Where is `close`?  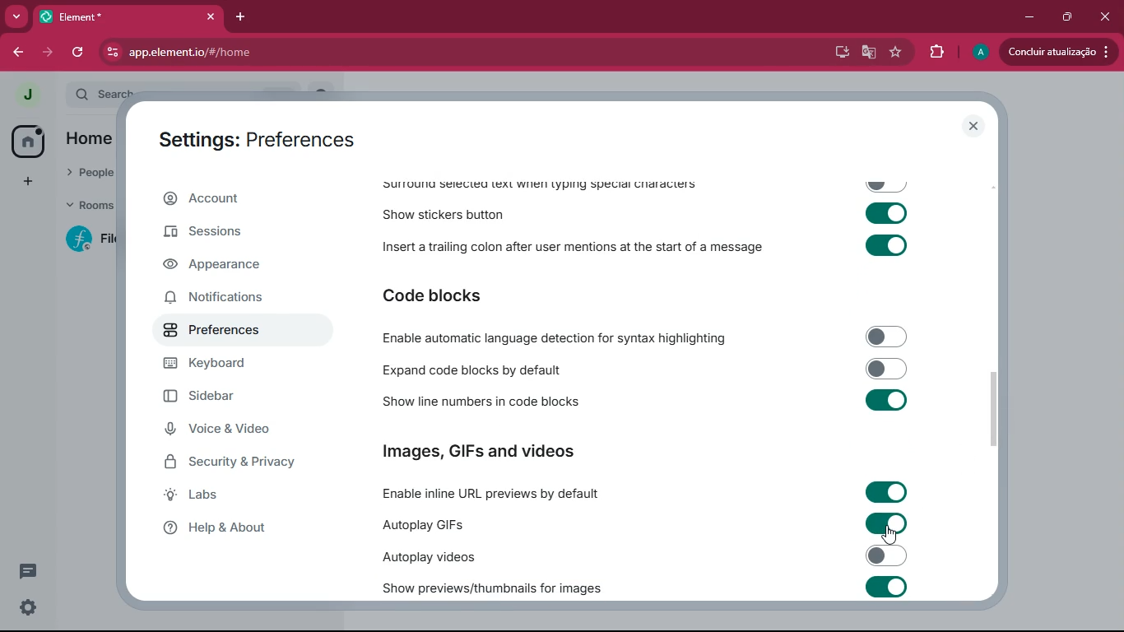 close is located at coordinates (973, 126).